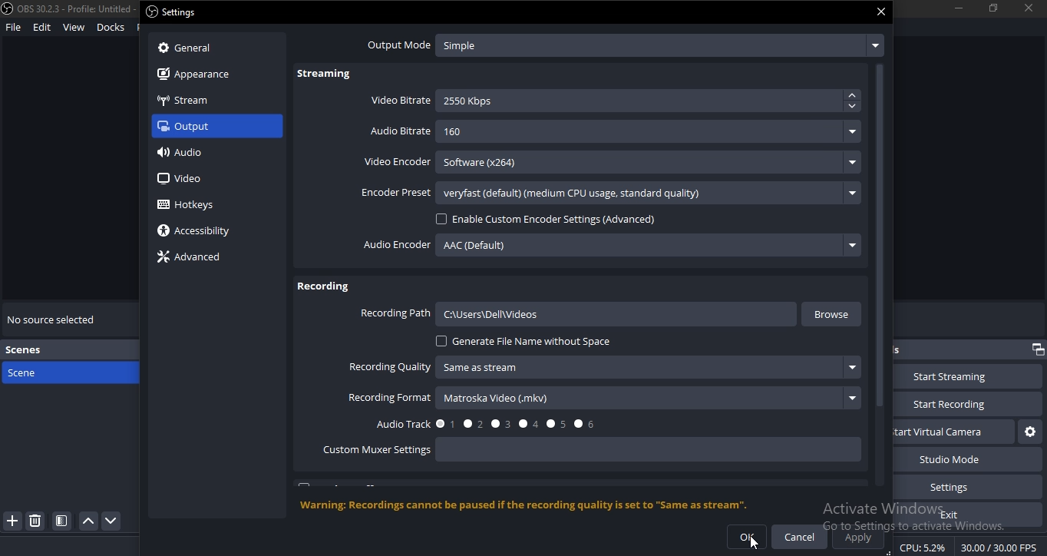 The width and height of the screenshot is (1047, 556). Describe the element at coordinates (651, 398) in the screenshot. I see `matroska Video (mkv)` at that location.